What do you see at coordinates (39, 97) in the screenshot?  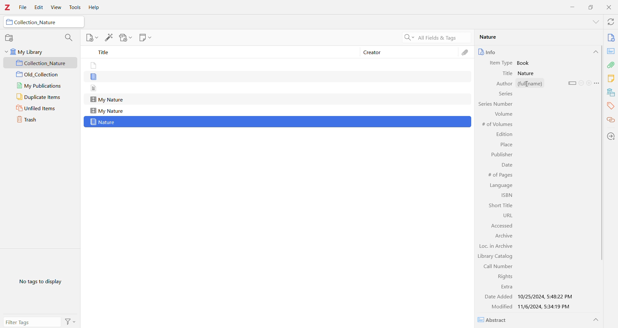 I see `Duplicate Items` at bounding box center [39, 97].